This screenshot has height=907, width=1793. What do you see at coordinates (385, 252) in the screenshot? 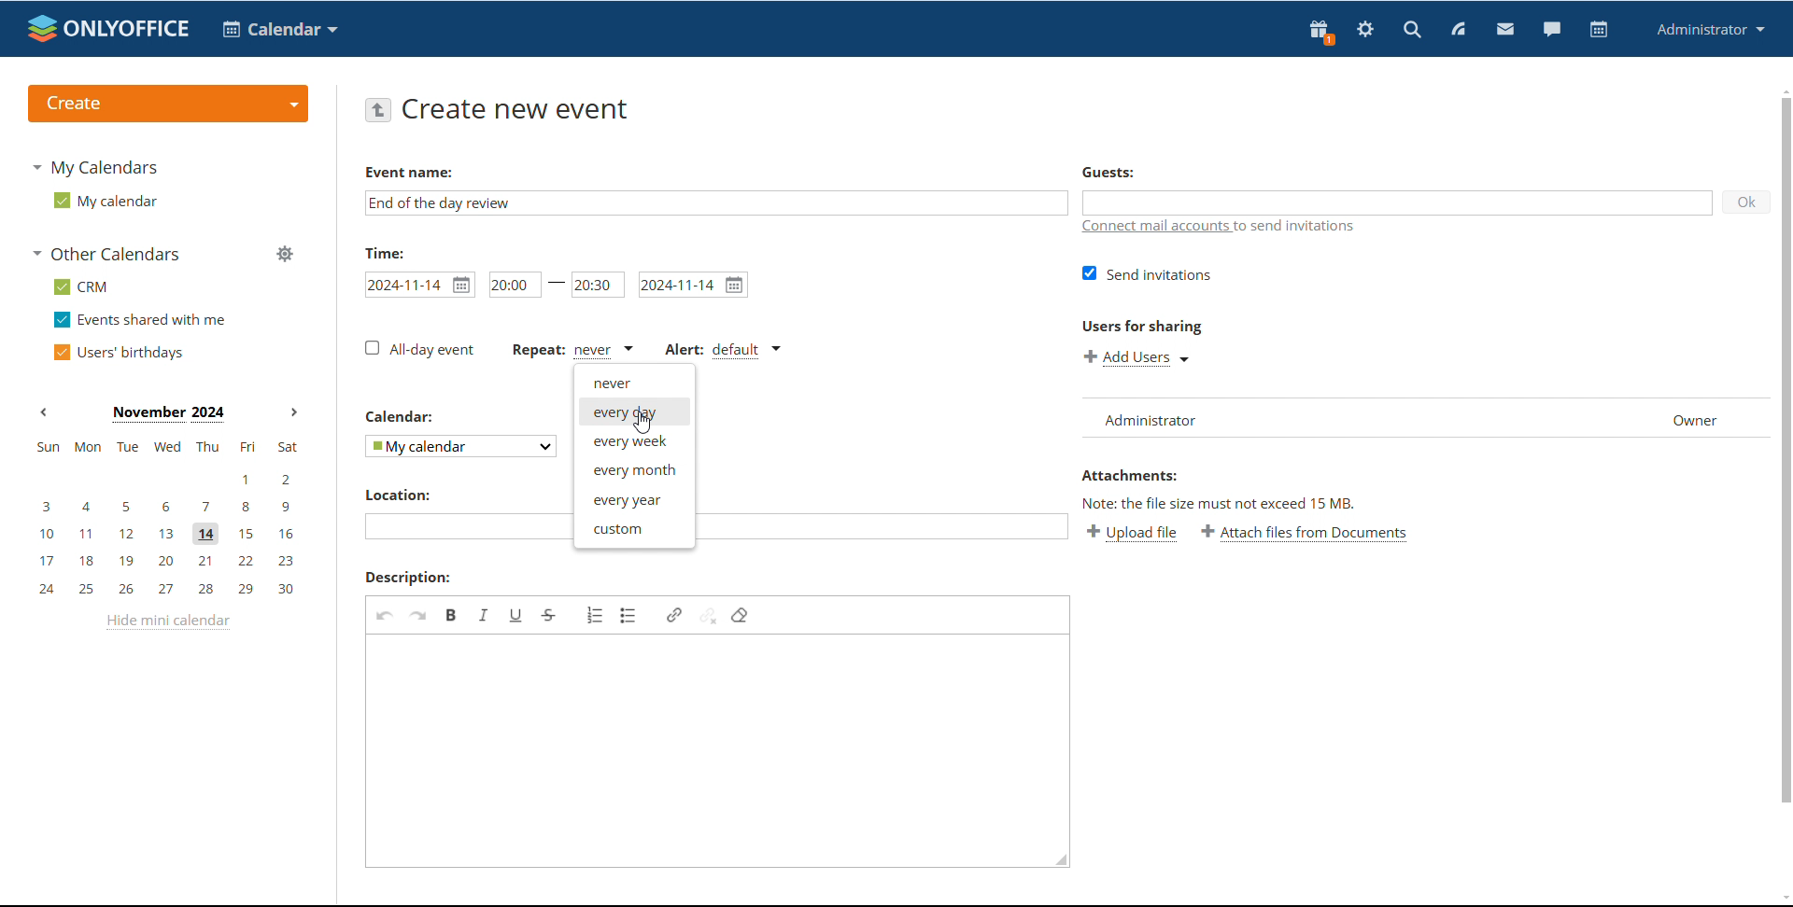
I see `time` at bounding box center [385, 252].